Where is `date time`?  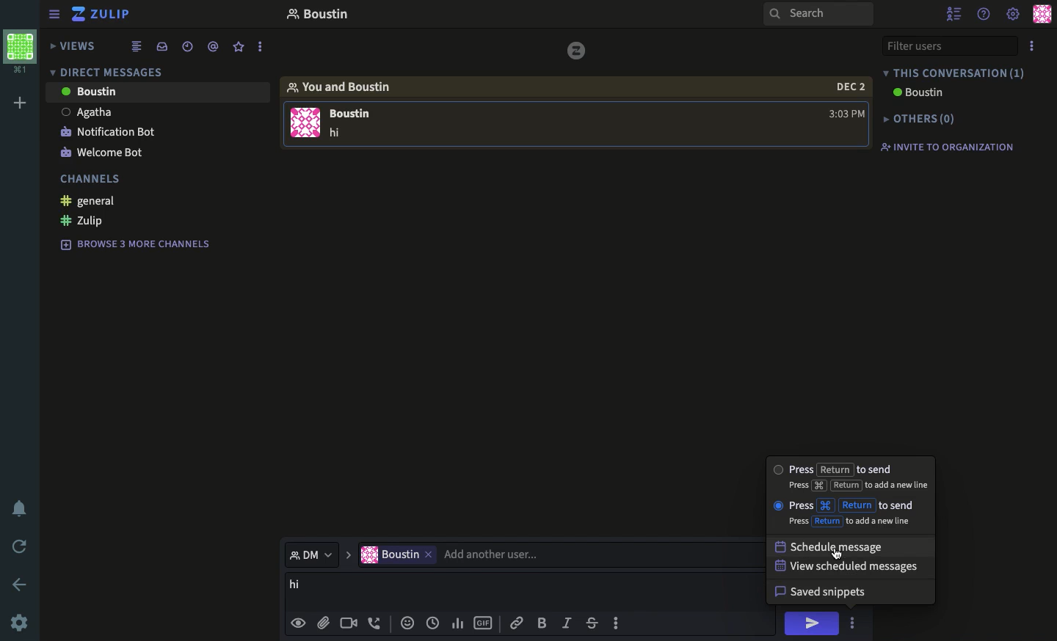
date time is located at coordinates (189, 47).